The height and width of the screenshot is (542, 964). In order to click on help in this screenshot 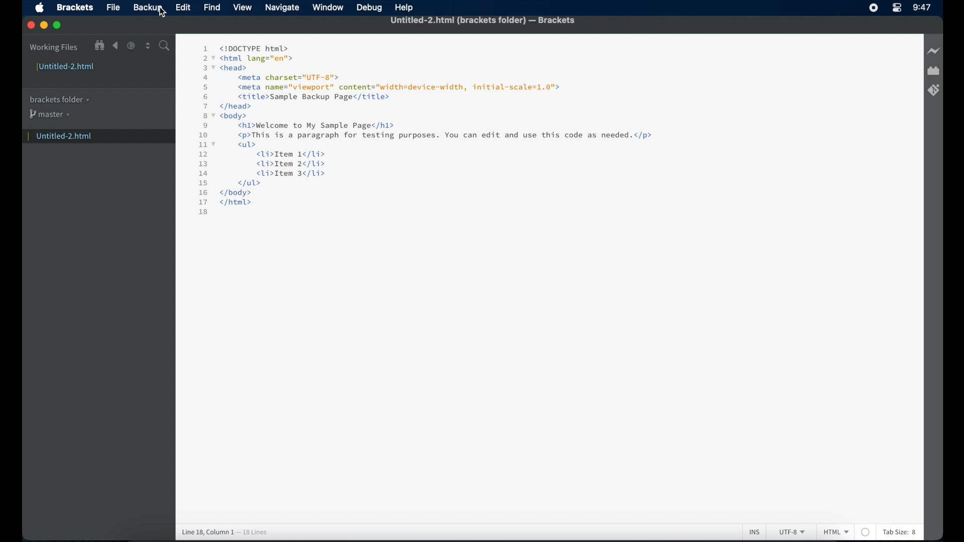, I will do `click(405, 8)`.